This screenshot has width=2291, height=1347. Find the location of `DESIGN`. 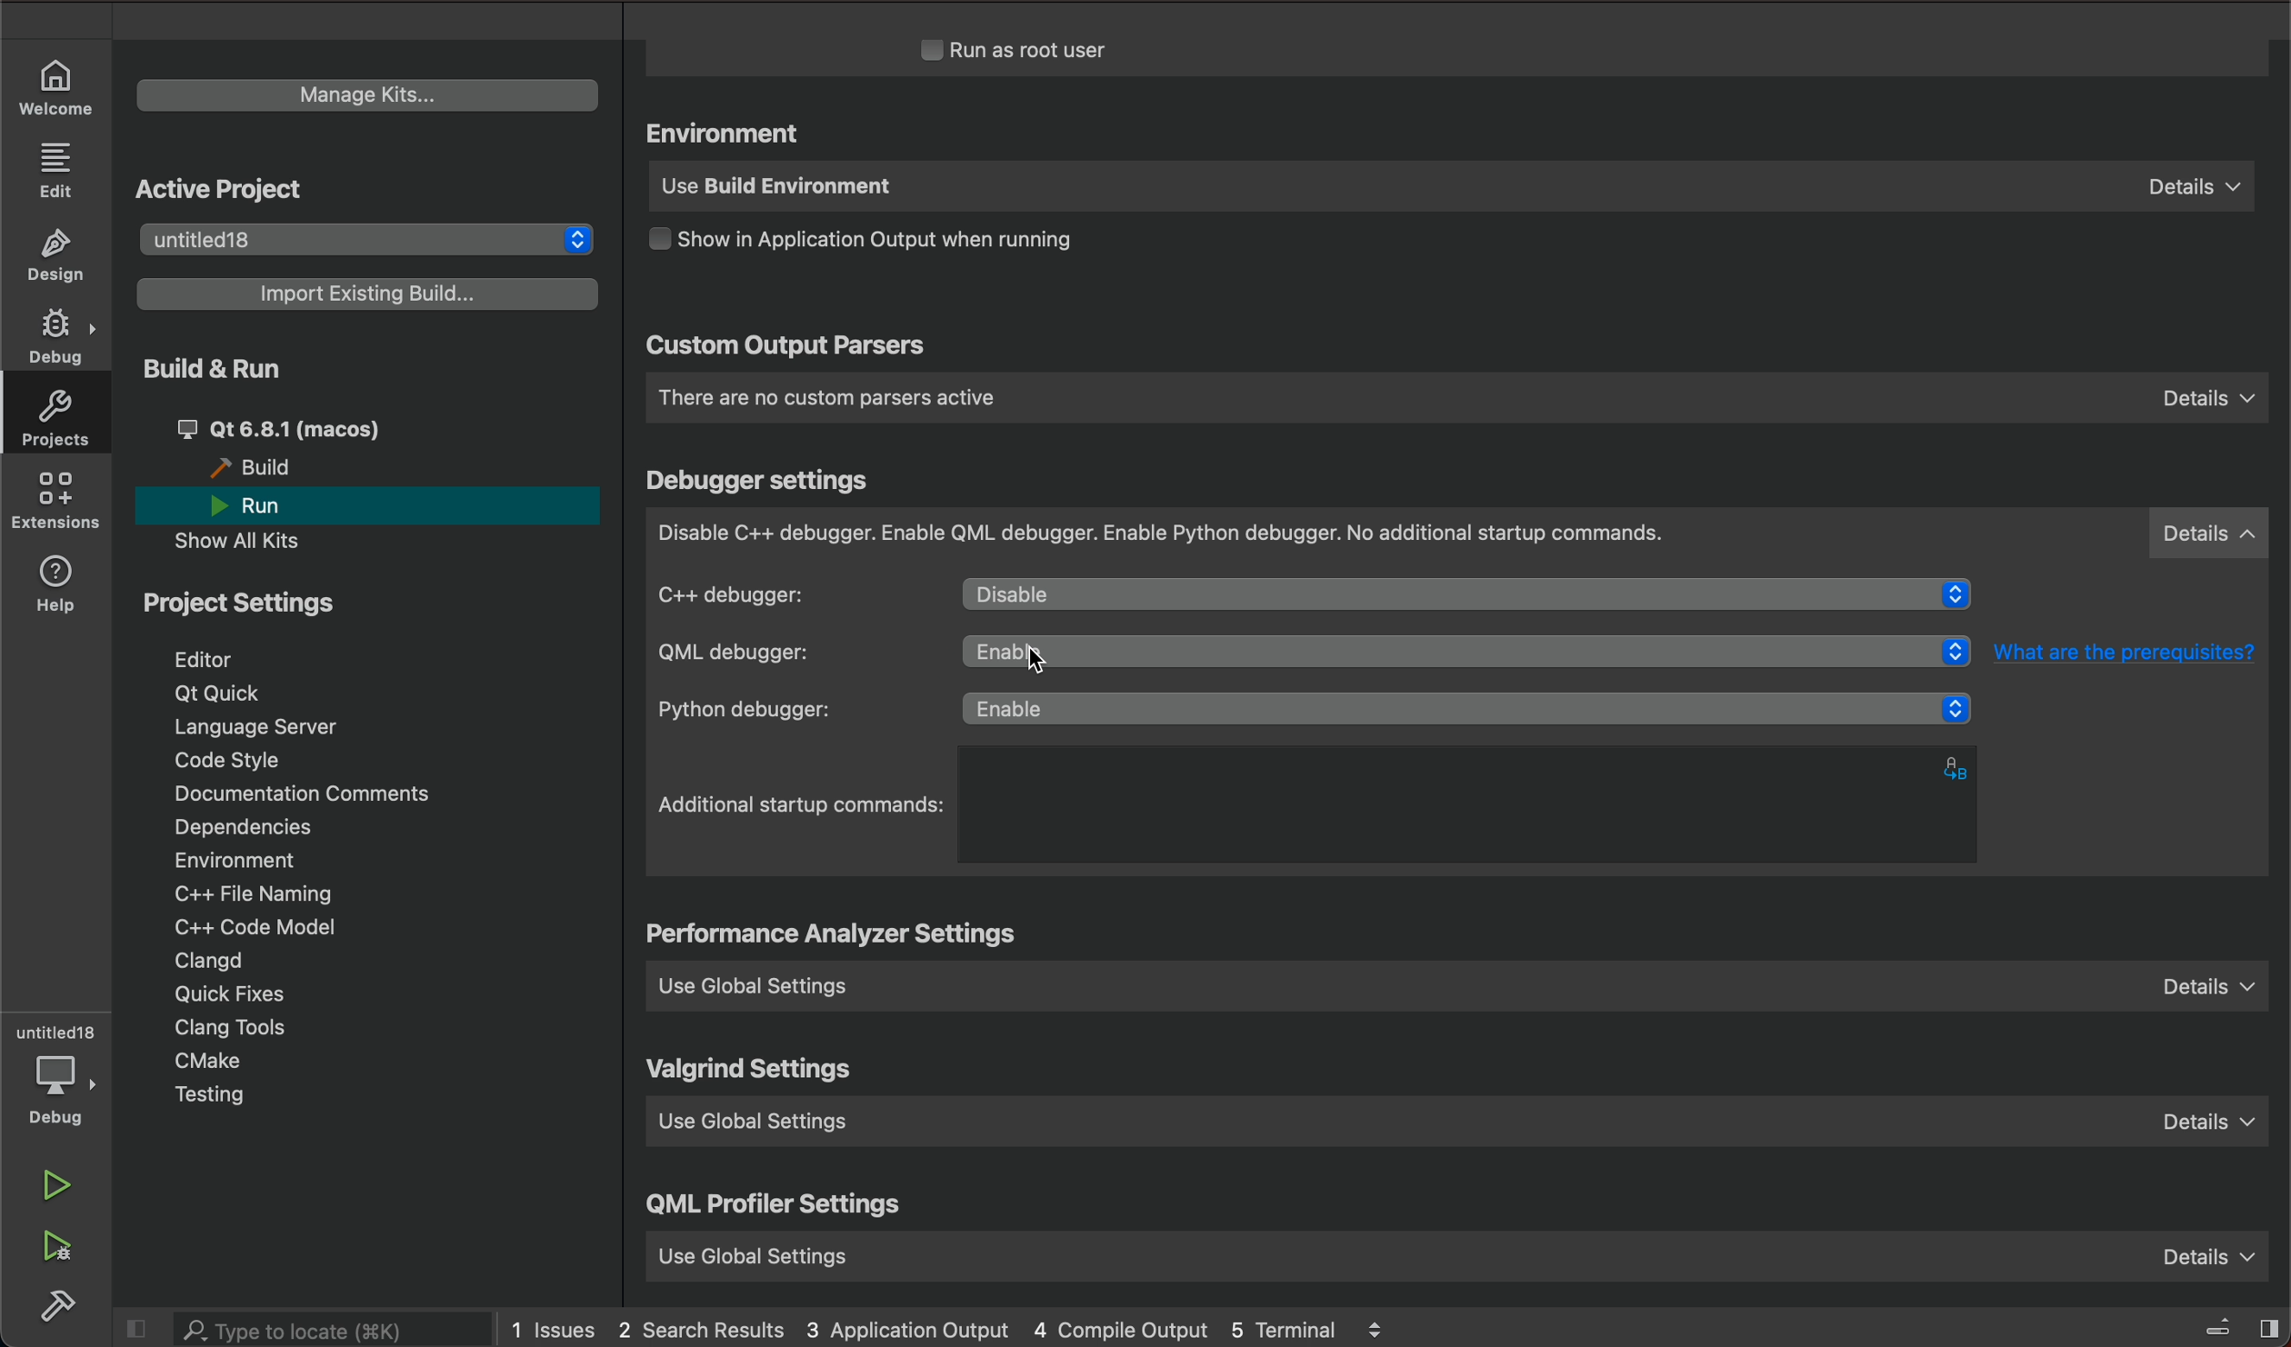

DESIGN is located at coordinates (62, 257).